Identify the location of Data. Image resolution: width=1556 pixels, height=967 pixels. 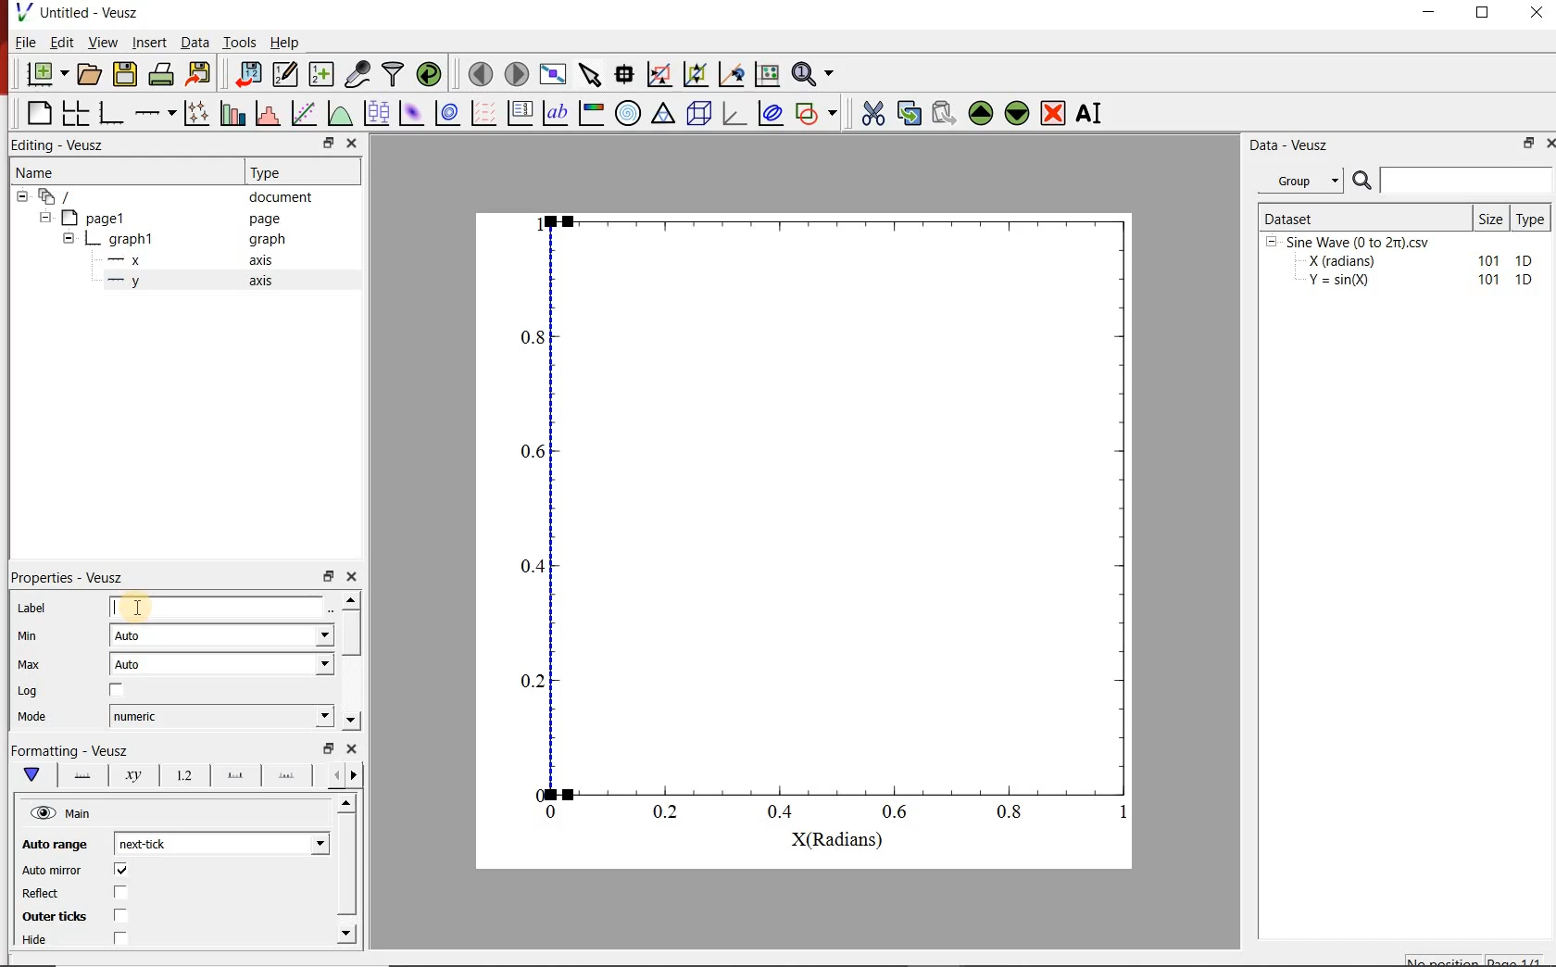
(194, 42).